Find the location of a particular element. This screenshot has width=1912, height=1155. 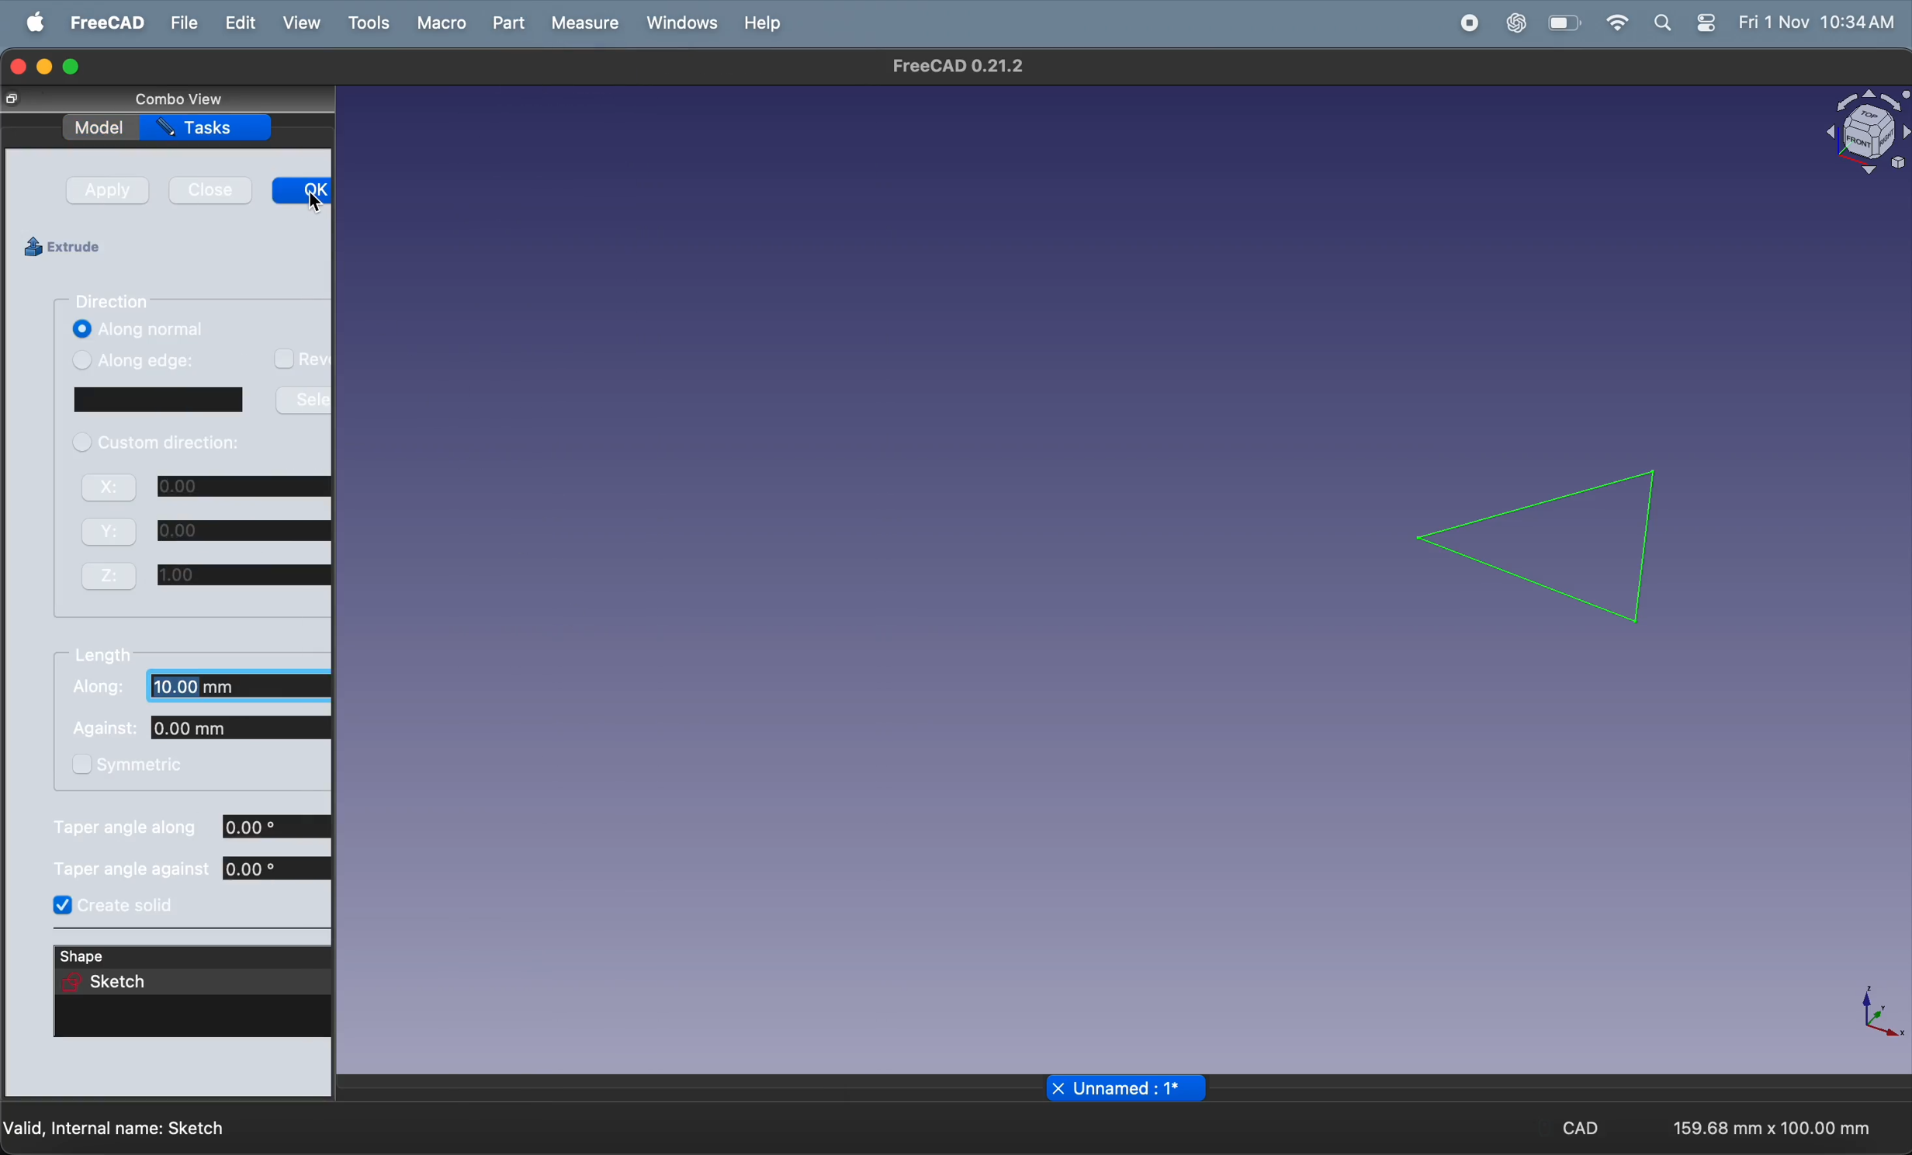

axis is located at coordinates (1884, 1015).